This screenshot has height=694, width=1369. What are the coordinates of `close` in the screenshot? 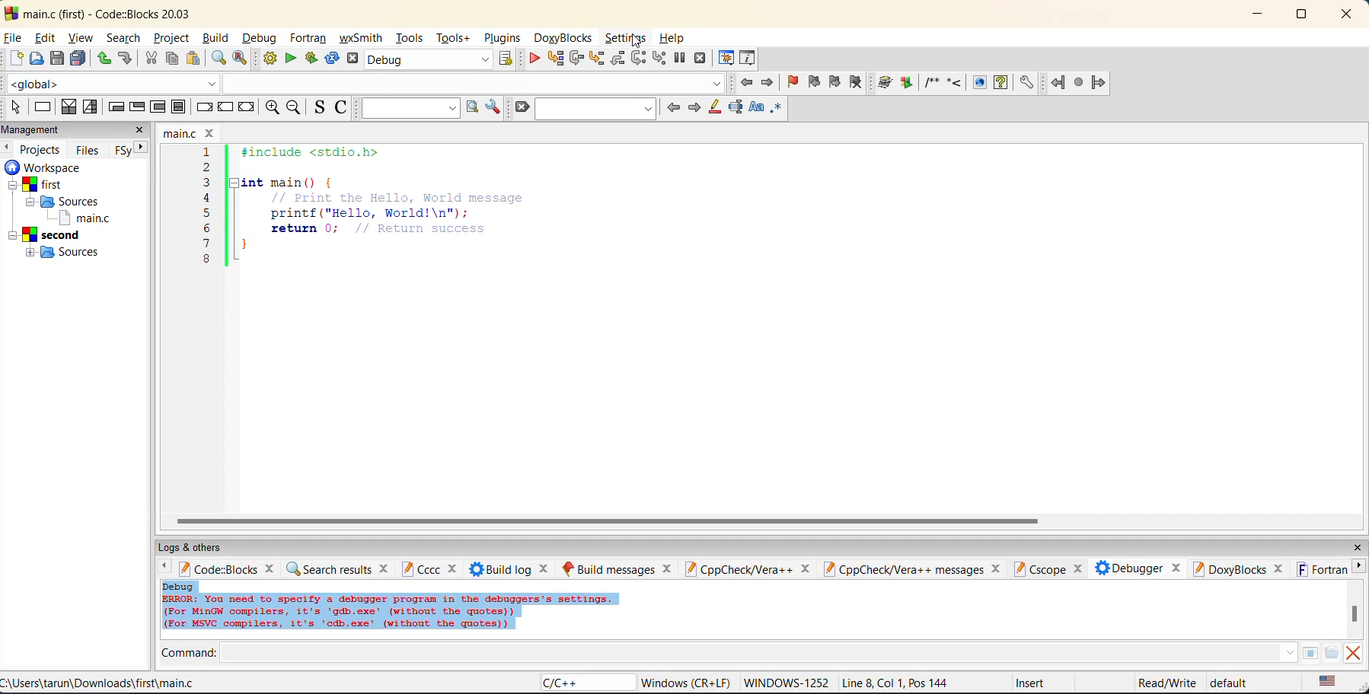 It's located at (1360, 549).